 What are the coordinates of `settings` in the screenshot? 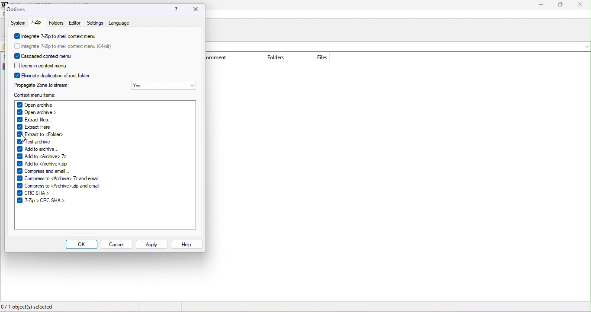 It's located at (95, 23).